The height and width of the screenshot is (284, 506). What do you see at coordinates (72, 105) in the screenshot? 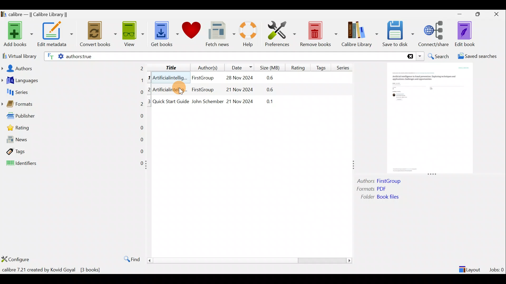
I see `Formats` at bounding box center [72, 105].